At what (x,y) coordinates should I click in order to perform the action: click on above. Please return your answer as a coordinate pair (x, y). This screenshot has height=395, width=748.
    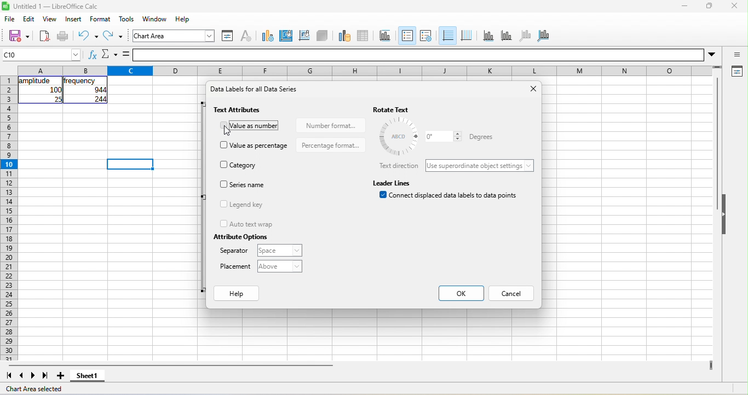
    Looking at the image, I should click on (279, 266).